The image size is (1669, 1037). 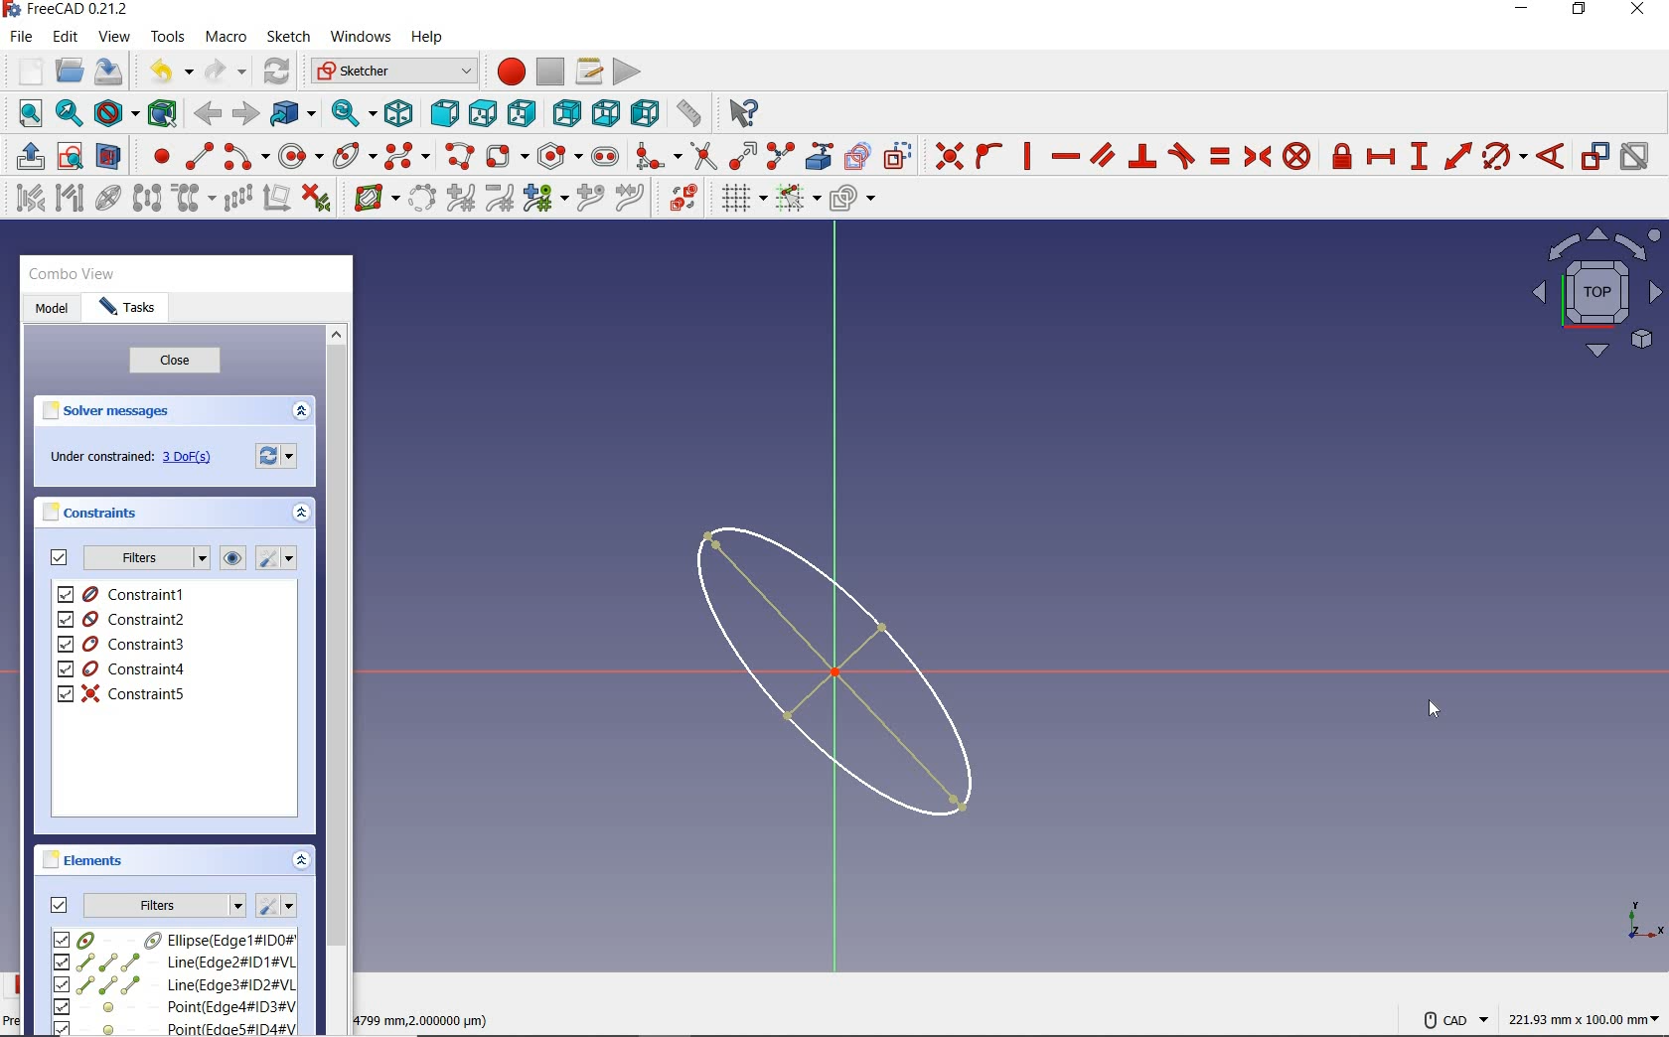 I want to click on create line, so click(x=199, y=156).